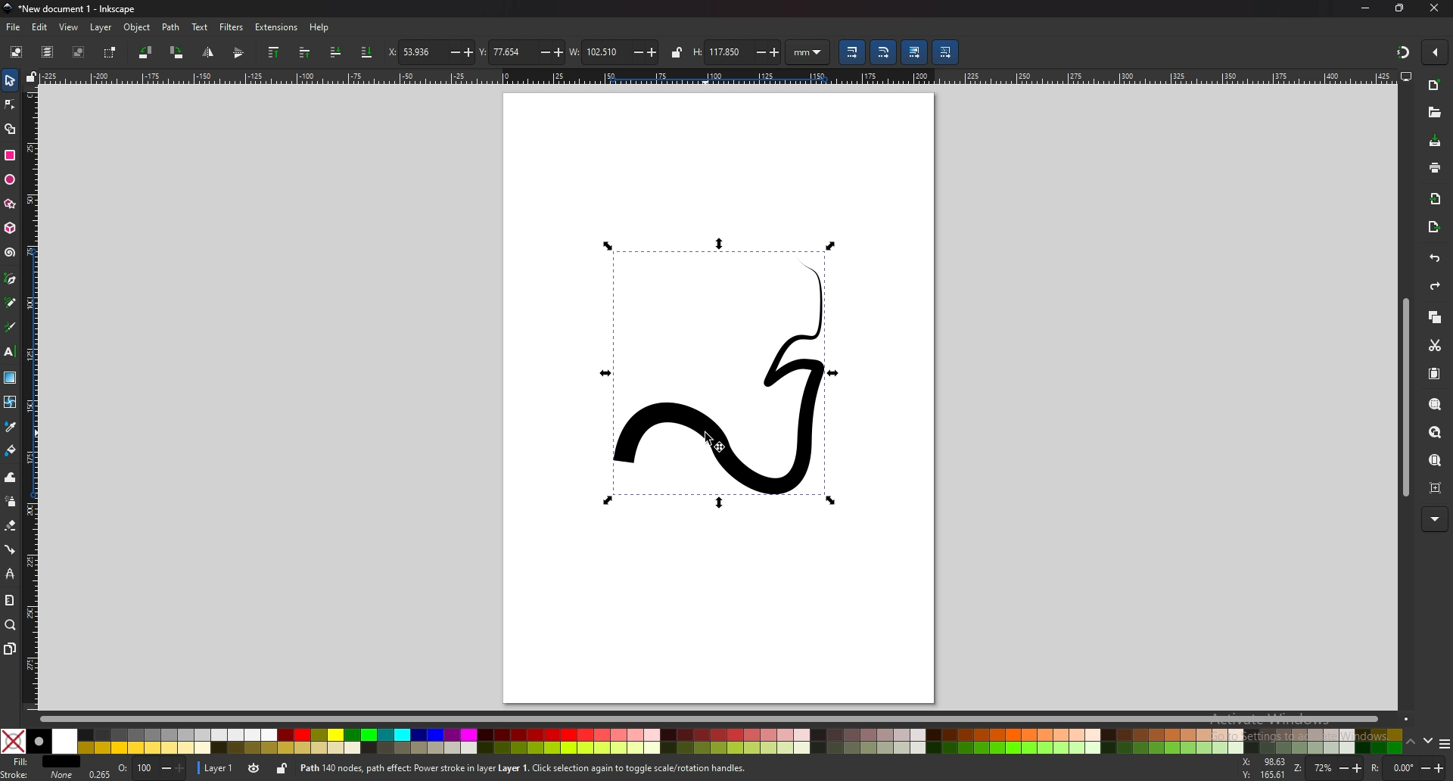 Image resolution: width=1453 pixels, height=781 pixels. I want to click on scroll bar, so click(726, 717).